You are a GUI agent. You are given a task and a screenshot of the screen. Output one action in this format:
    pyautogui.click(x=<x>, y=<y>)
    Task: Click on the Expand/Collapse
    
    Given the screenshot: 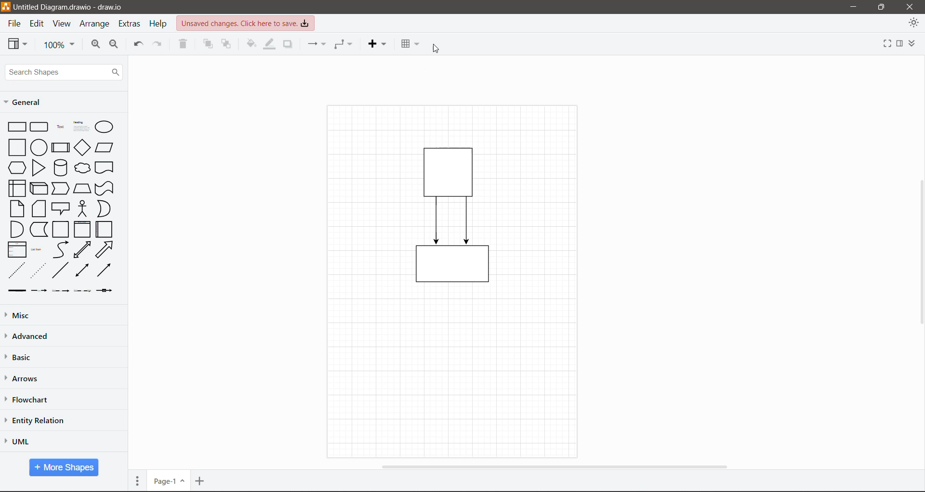 What is the action you would take?
    pyautogui.click(x=913, y=41)
    